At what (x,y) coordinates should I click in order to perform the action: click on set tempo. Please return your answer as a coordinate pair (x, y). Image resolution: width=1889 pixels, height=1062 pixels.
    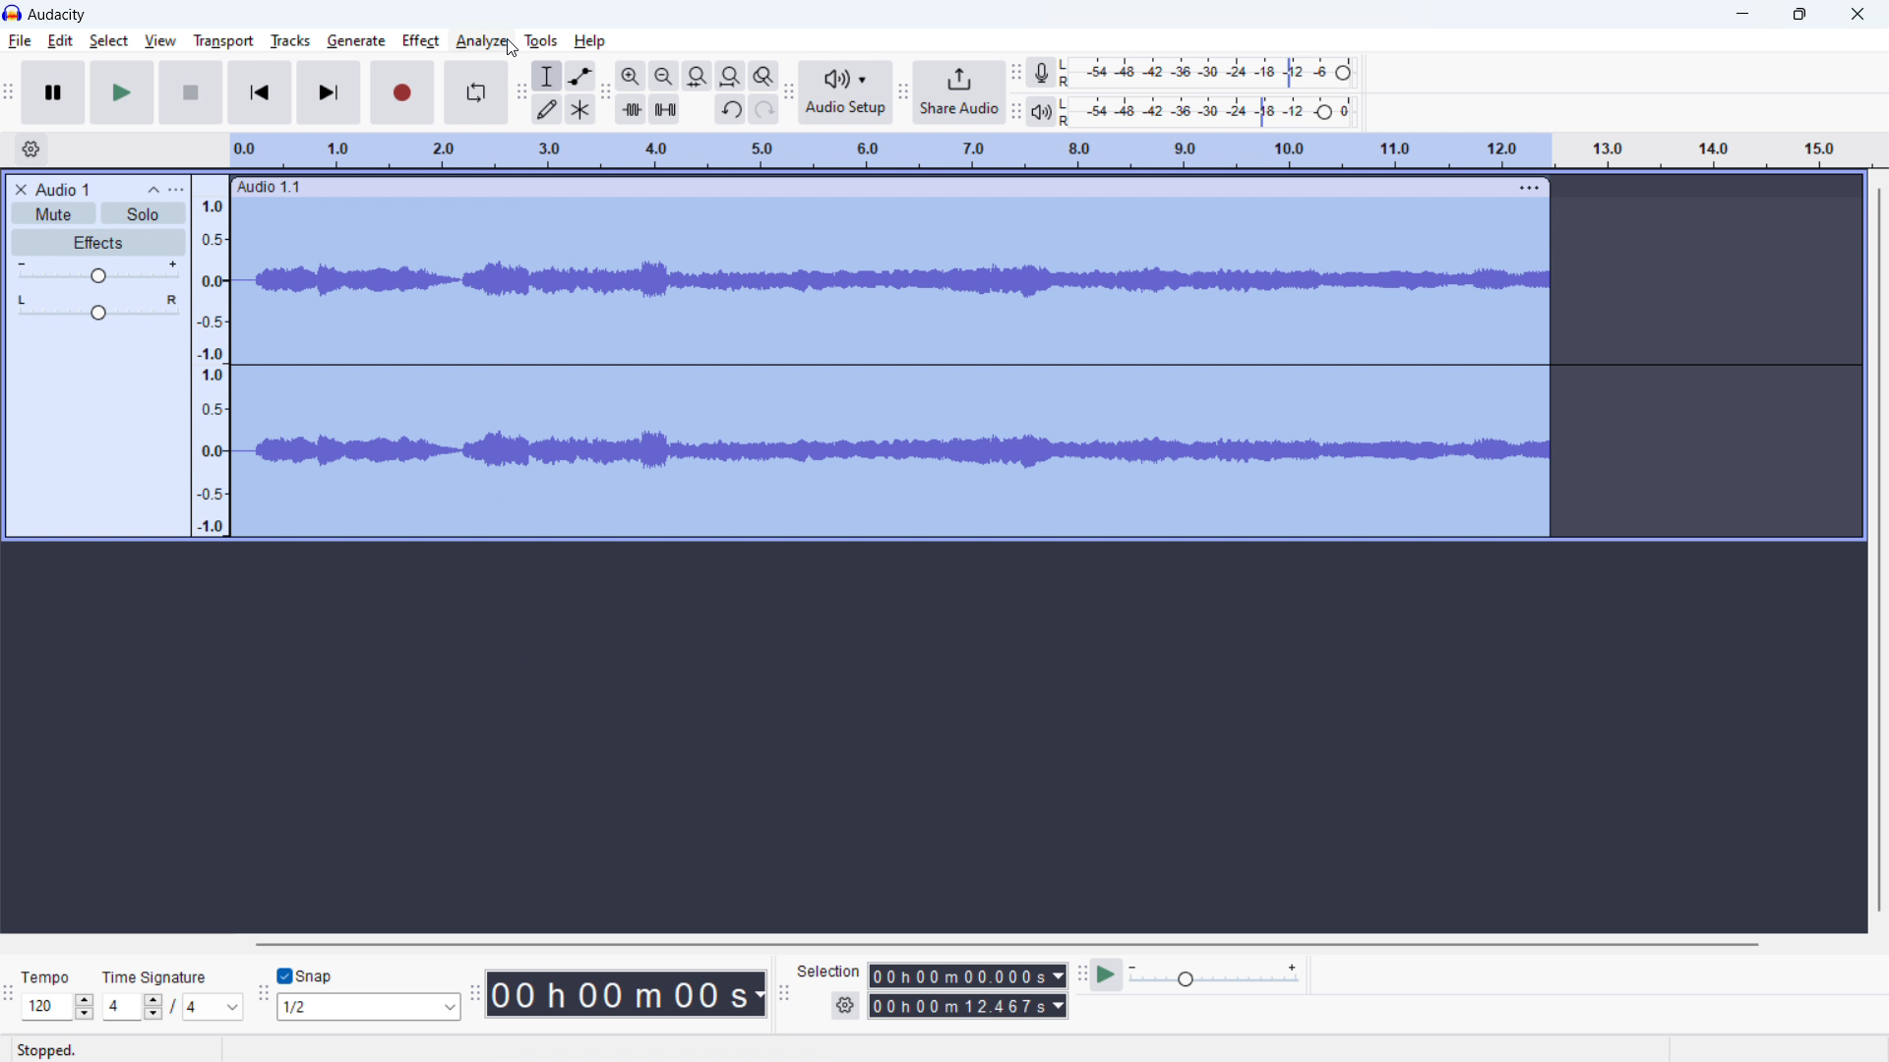
    Looking at the image, I should click on (57, 1006).